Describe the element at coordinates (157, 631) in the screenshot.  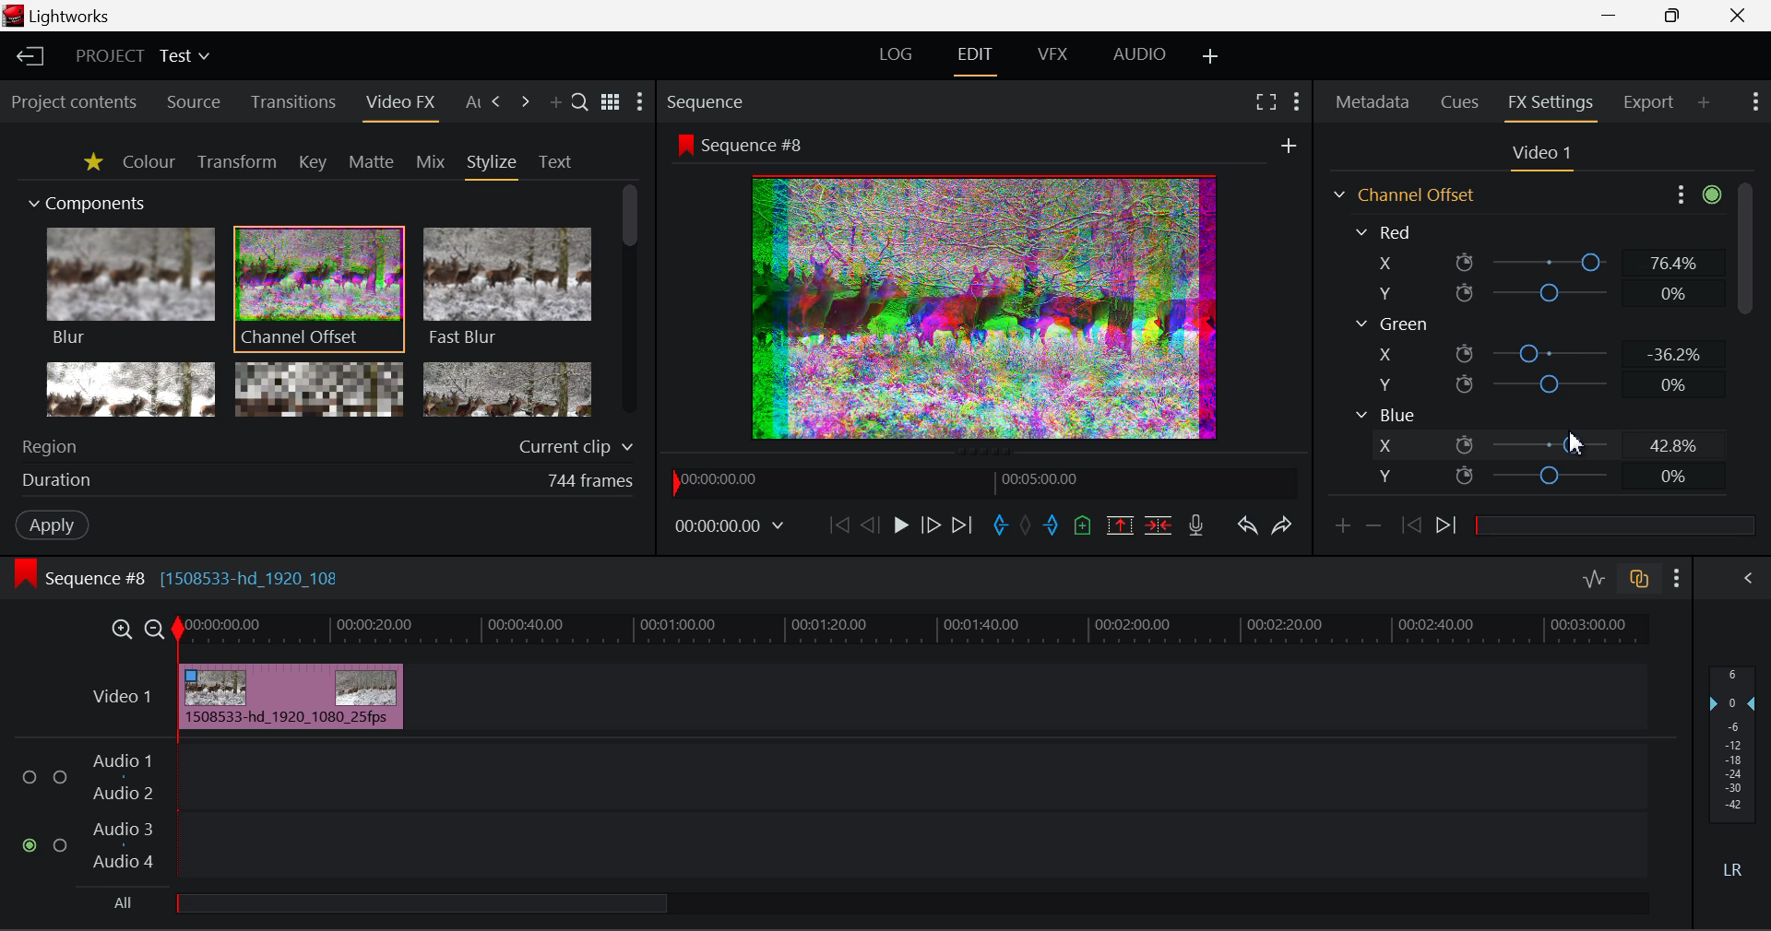
I see `Timeline Zoom Out` at that location.